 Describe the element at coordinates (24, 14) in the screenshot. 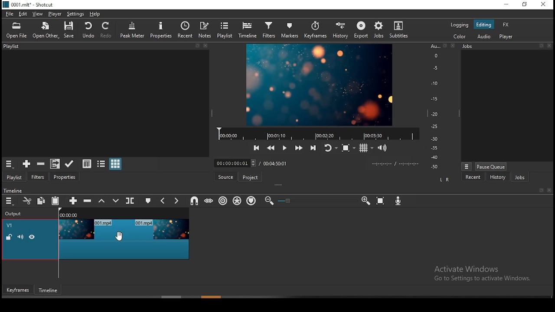

I see `edit` at that location.